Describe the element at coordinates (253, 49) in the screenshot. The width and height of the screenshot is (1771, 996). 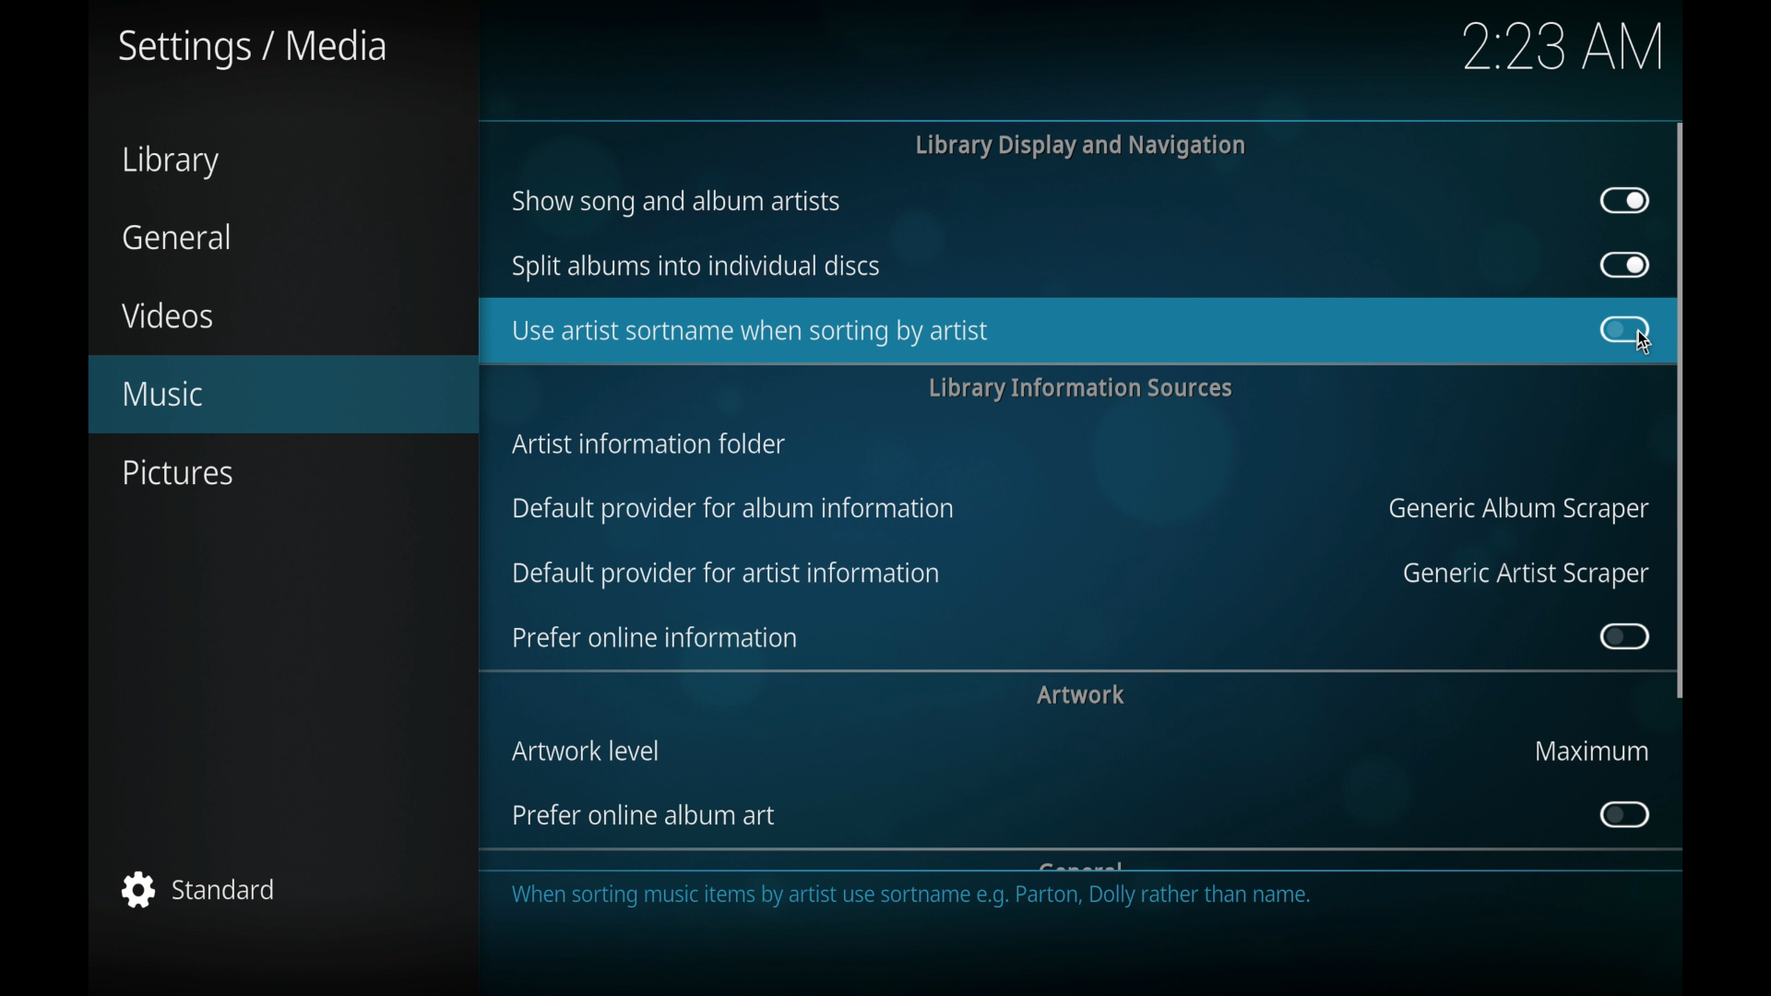
I see `settings/media` at that location.